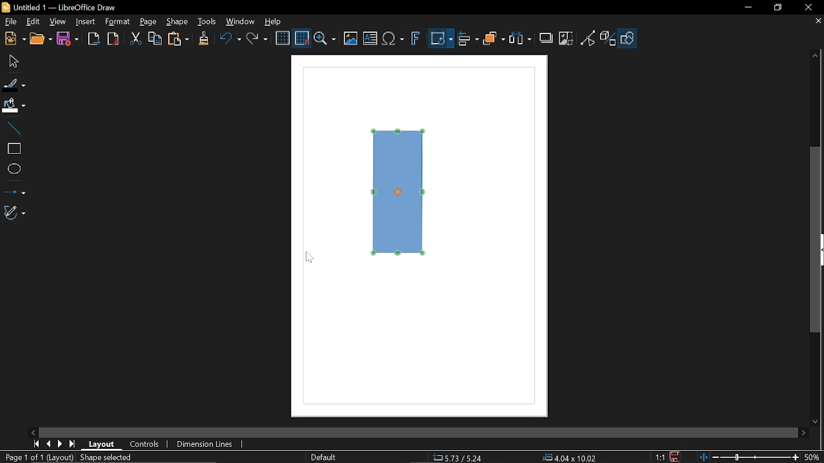 This screenshot has width=824, height=463. Describe the element at coordinates (807, 7) in the screenshot. I see `Close window` at that location.